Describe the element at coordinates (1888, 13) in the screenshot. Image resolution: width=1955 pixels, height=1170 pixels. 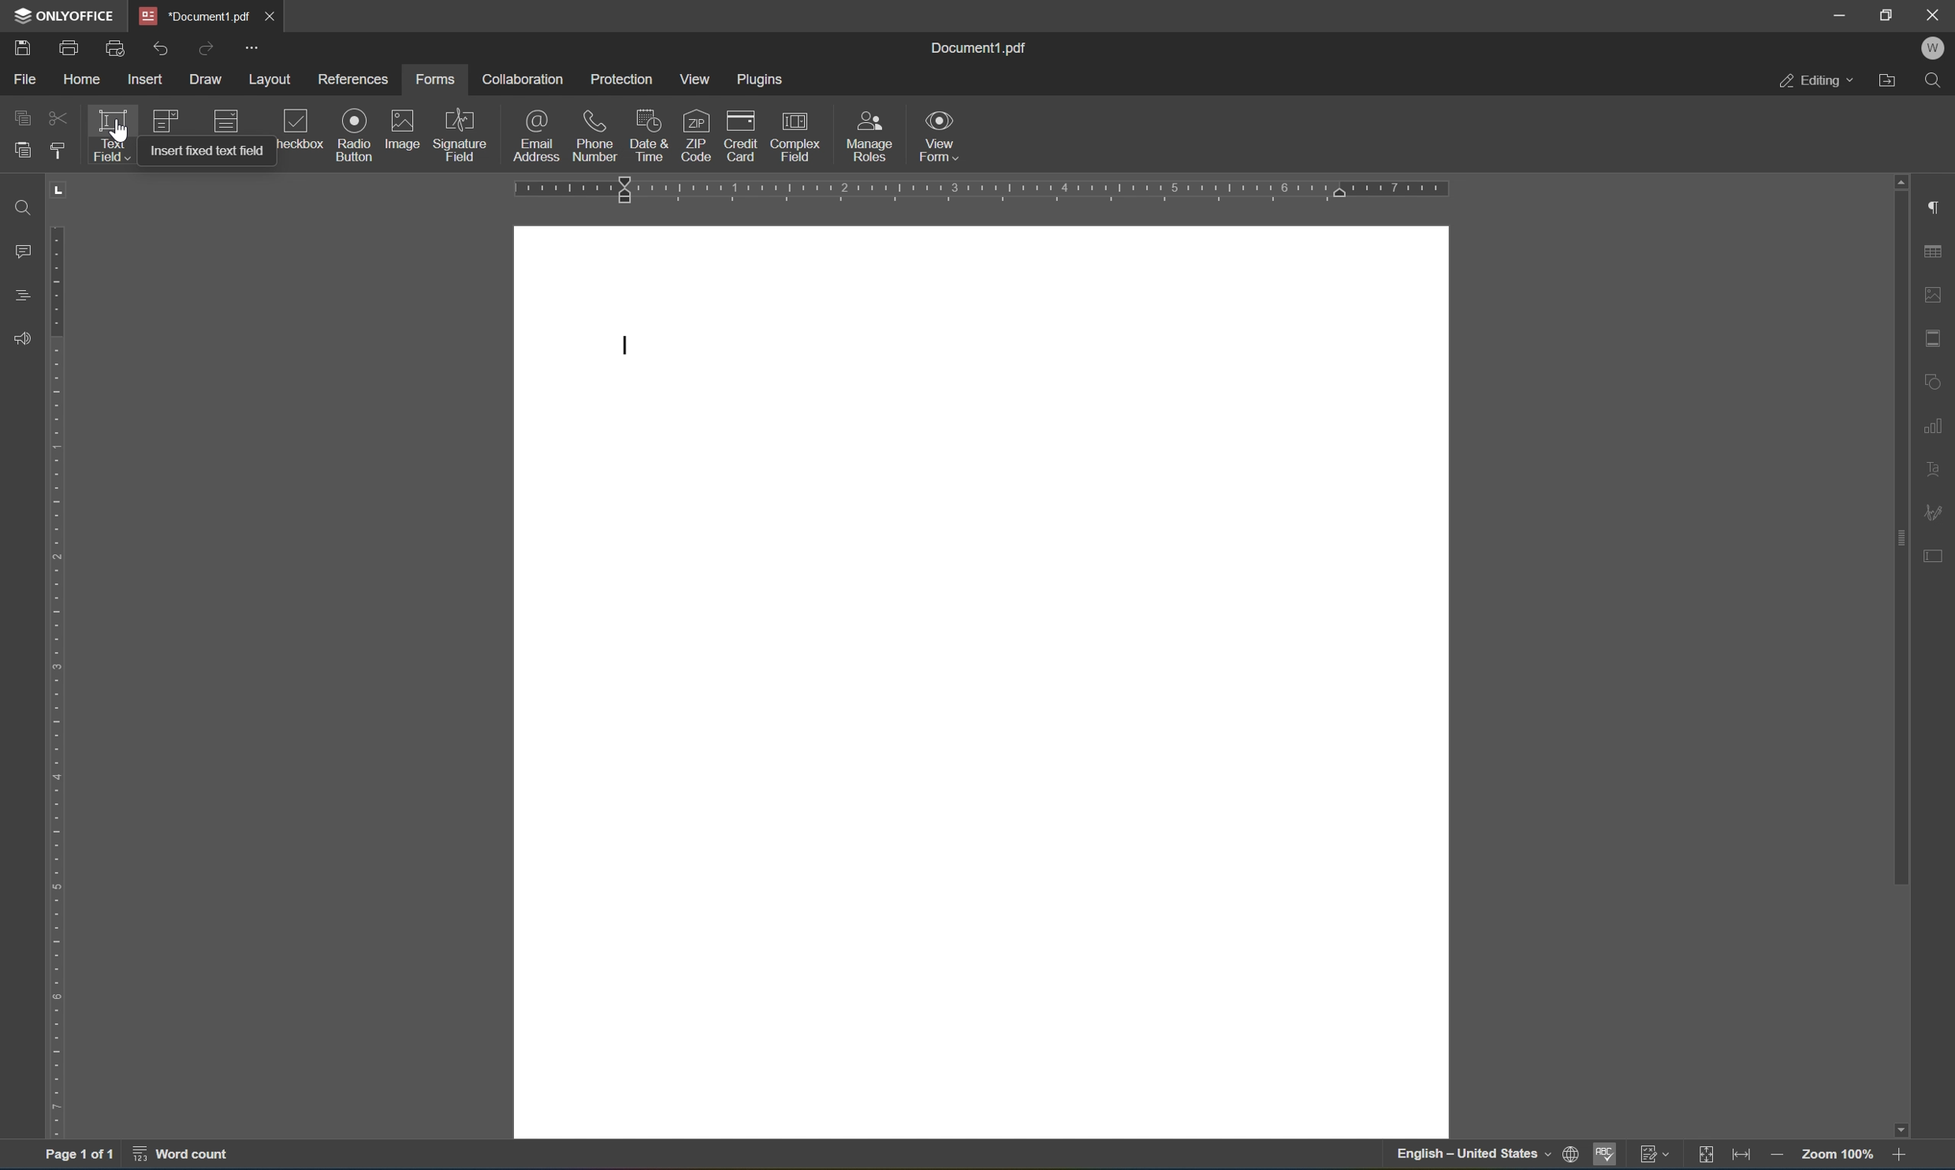
I see `restore down` at that location.